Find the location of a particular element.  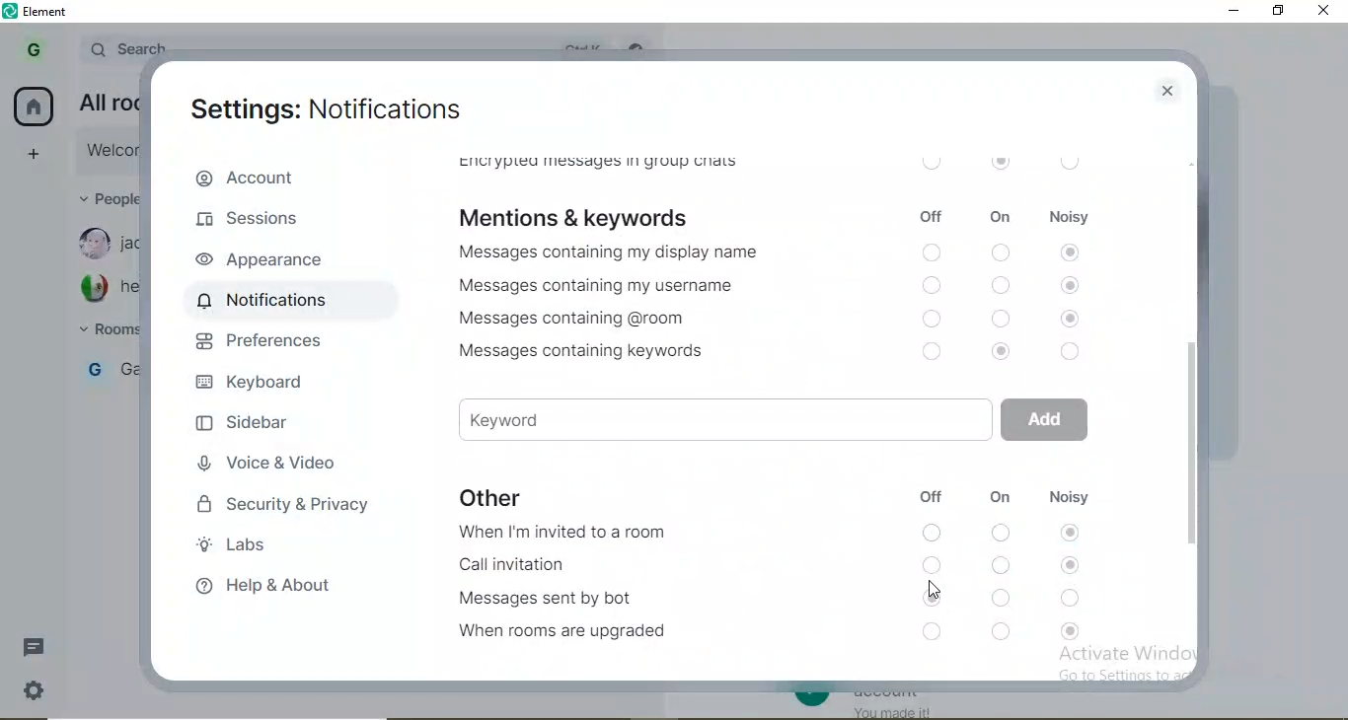

keyword is located at coordinates (723, 419).